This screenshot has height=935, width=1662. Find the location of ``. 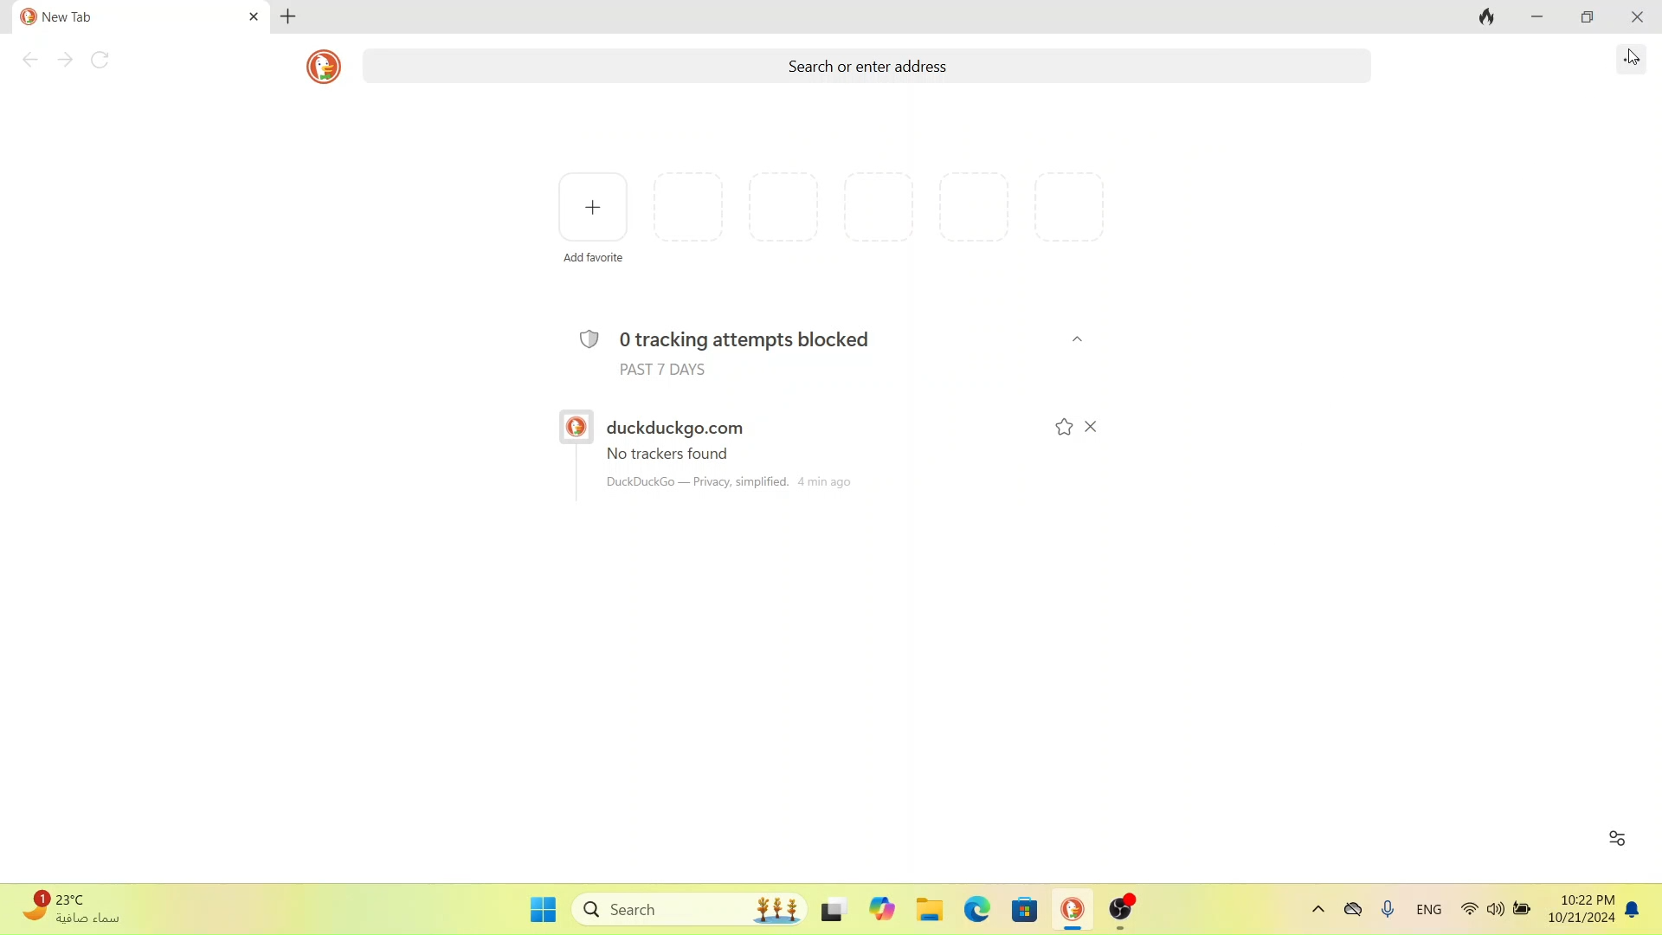

 is located at coordinates (833, 906).